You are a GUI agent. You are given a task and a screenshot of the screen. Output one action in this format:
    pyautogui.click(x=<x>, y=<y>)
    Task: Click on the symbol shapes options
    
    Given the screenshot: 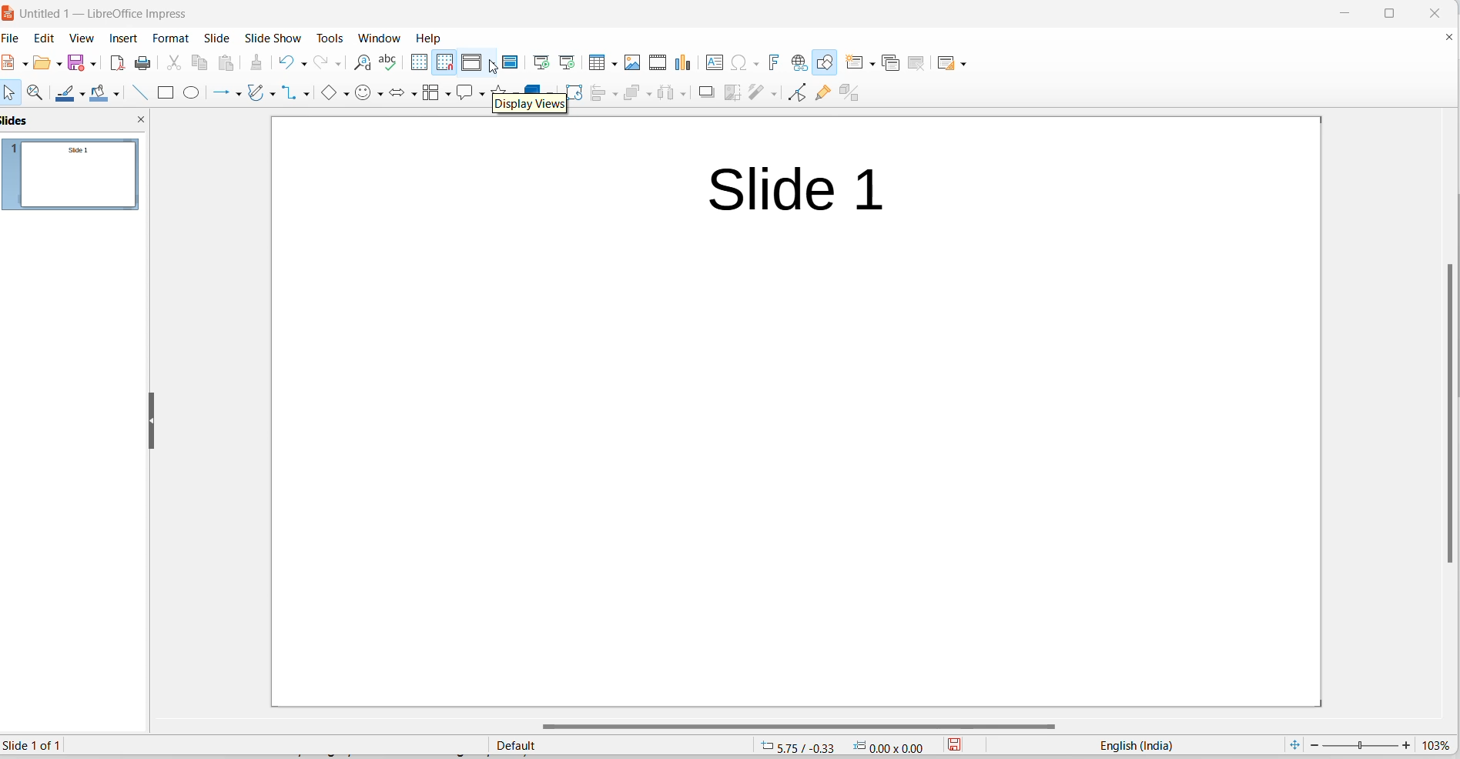 What is the action you would take?
    pyautogui.click(x=381, y=95)
    